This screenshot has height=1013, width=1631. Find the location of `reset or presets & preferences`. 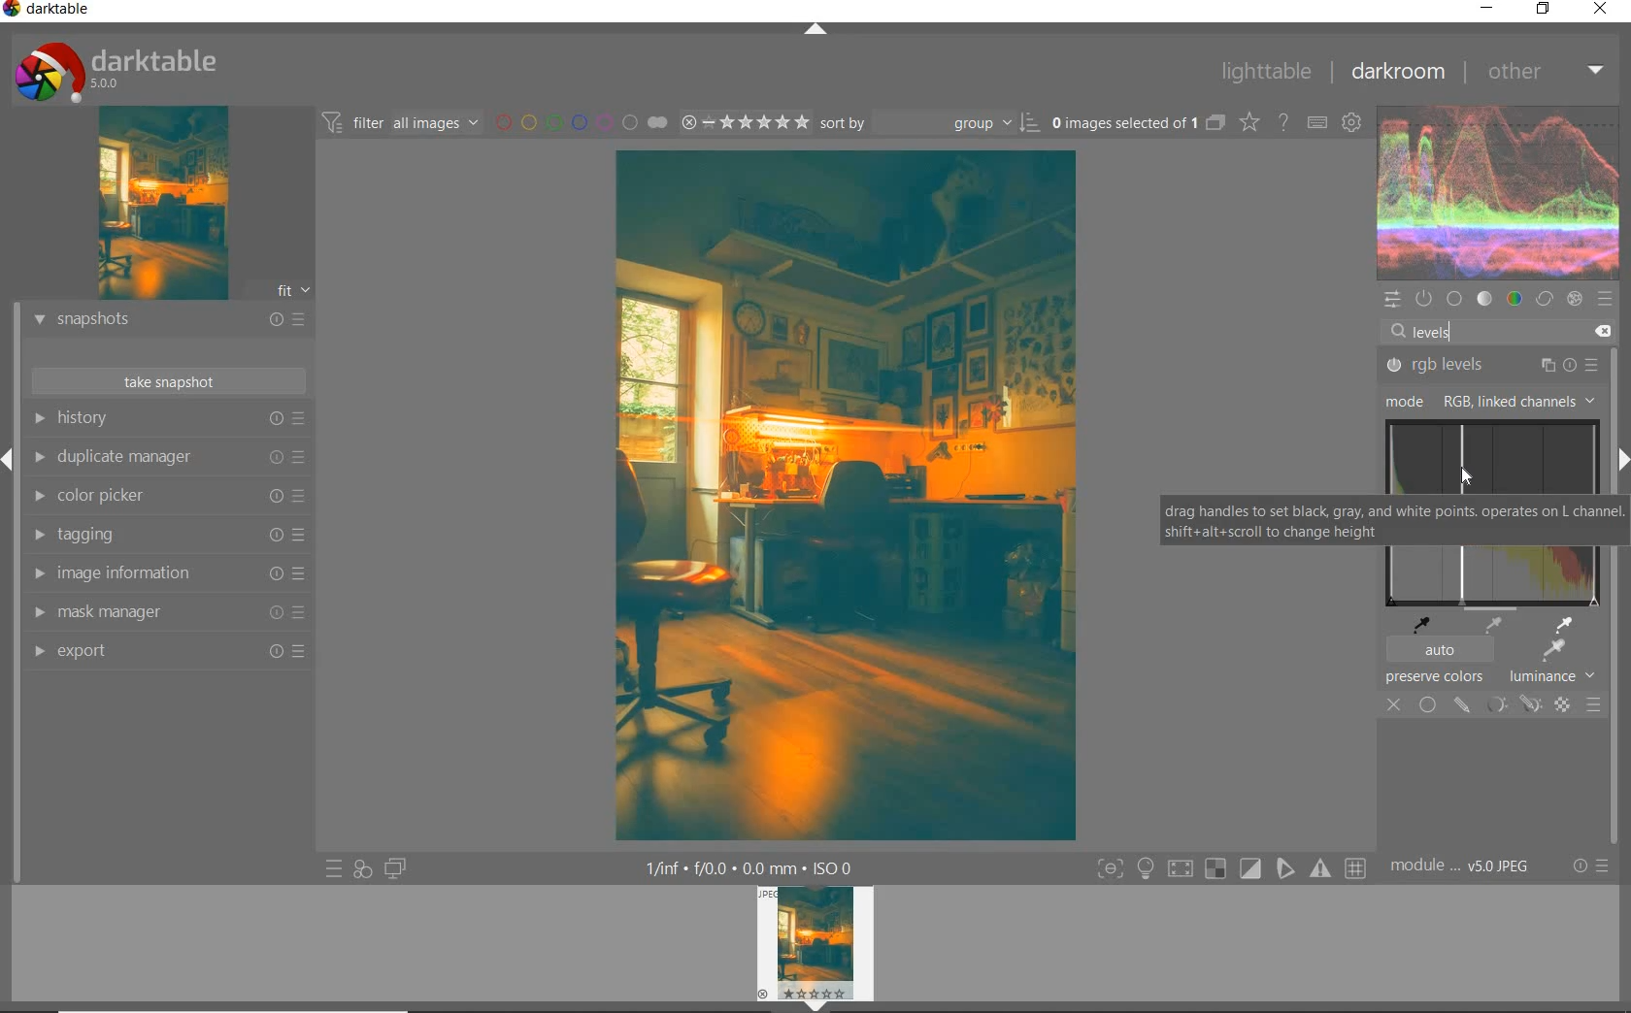

reset or presets & preferences is located at coordinates (1590, 866).